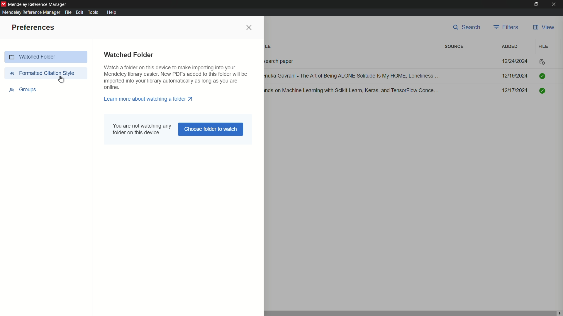  What do you see at coordinates (407, 91) in the screenshot?
I see `details` at bounding box center [407, 91].